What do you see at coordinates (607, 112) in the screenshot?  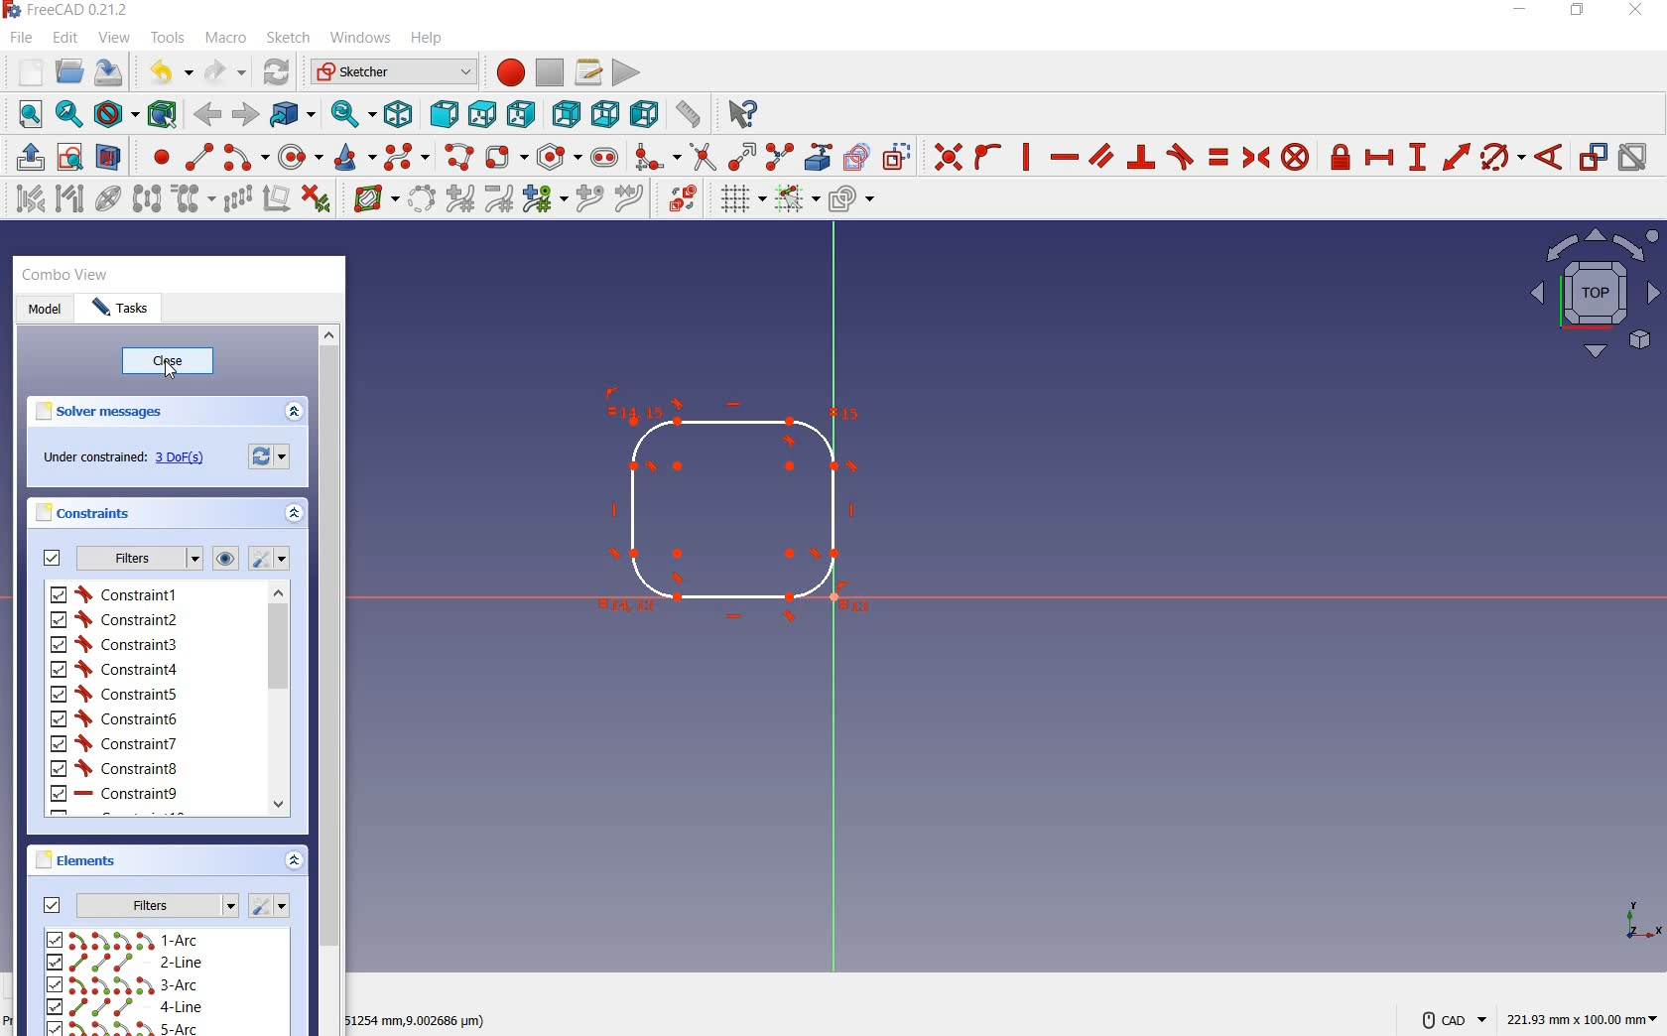 I see `bottom` at bounding box center [607, 112].